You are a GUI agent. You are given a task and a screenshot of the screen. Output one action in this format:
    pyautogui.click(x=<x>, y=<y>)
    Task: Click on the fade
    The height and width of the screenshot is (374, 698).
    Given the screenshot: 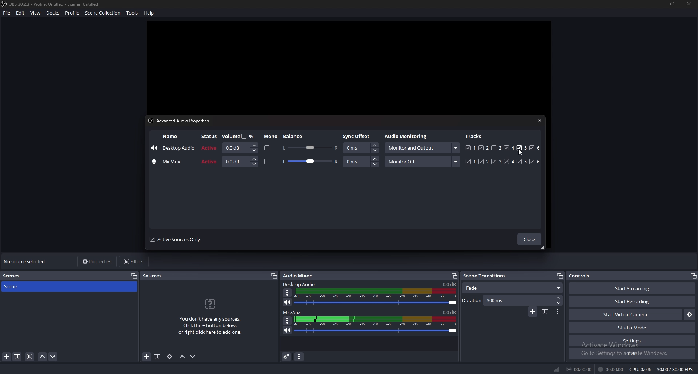 What is the action you would take?
    pyautogui.click(x=512, y=288)
    